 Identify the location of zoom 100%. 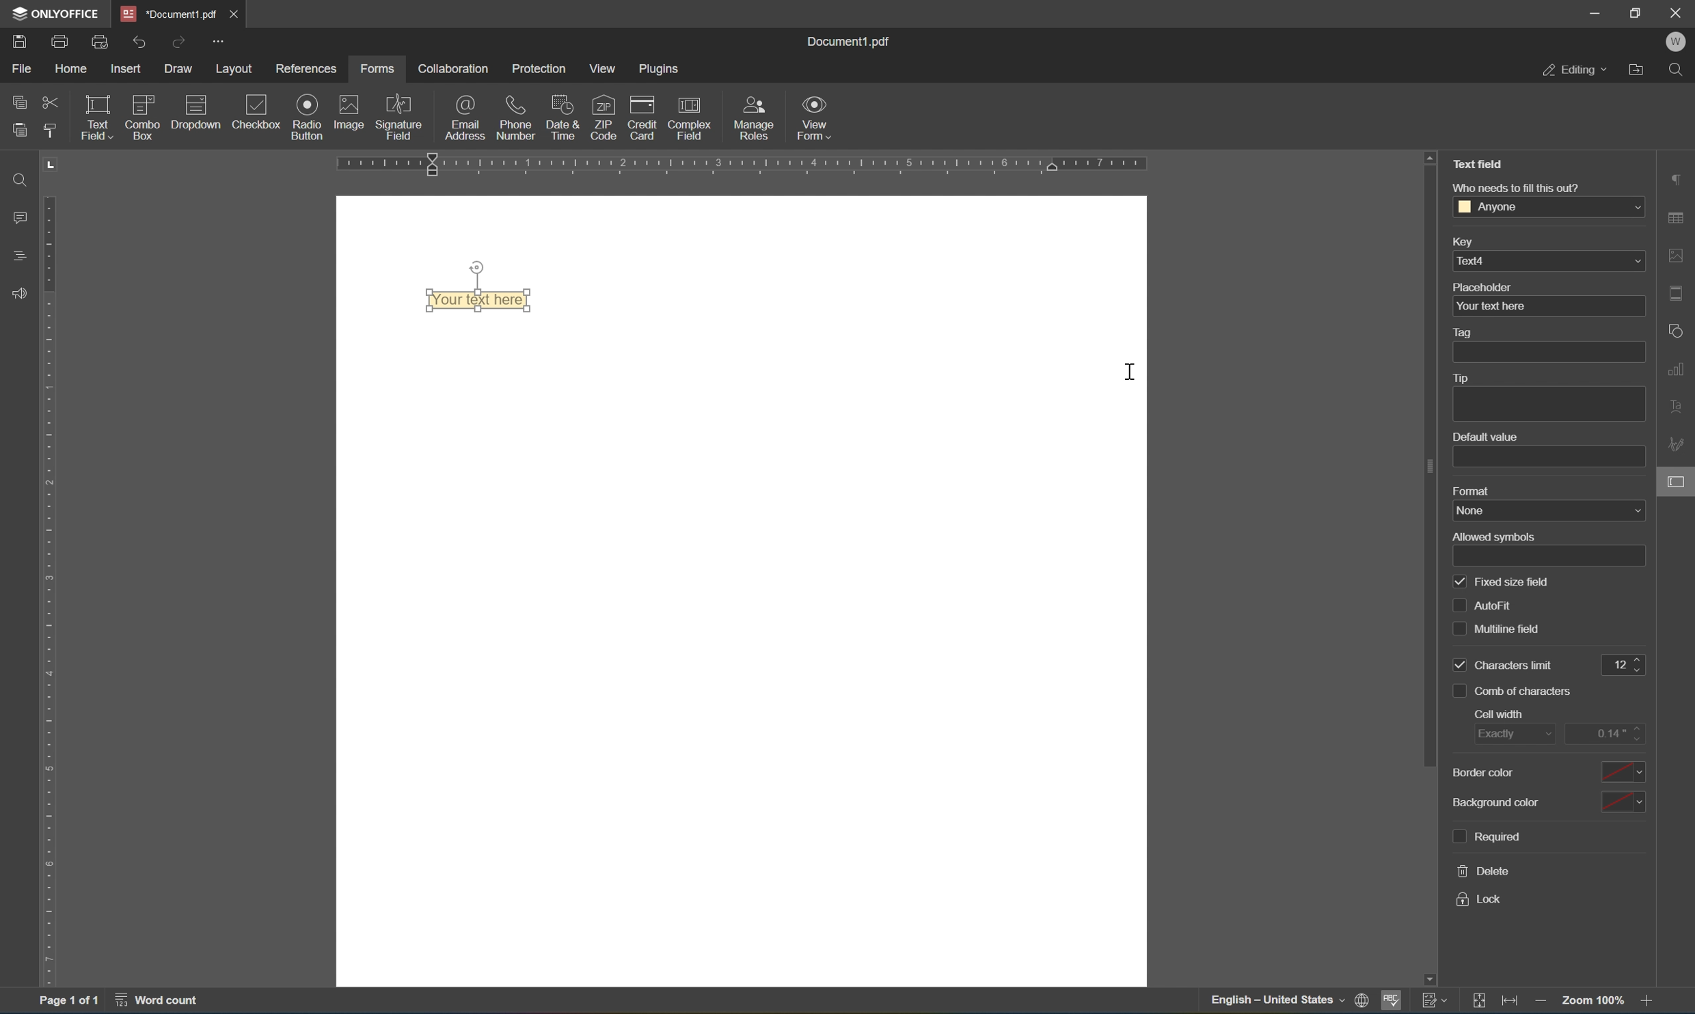
(1592, 1002).